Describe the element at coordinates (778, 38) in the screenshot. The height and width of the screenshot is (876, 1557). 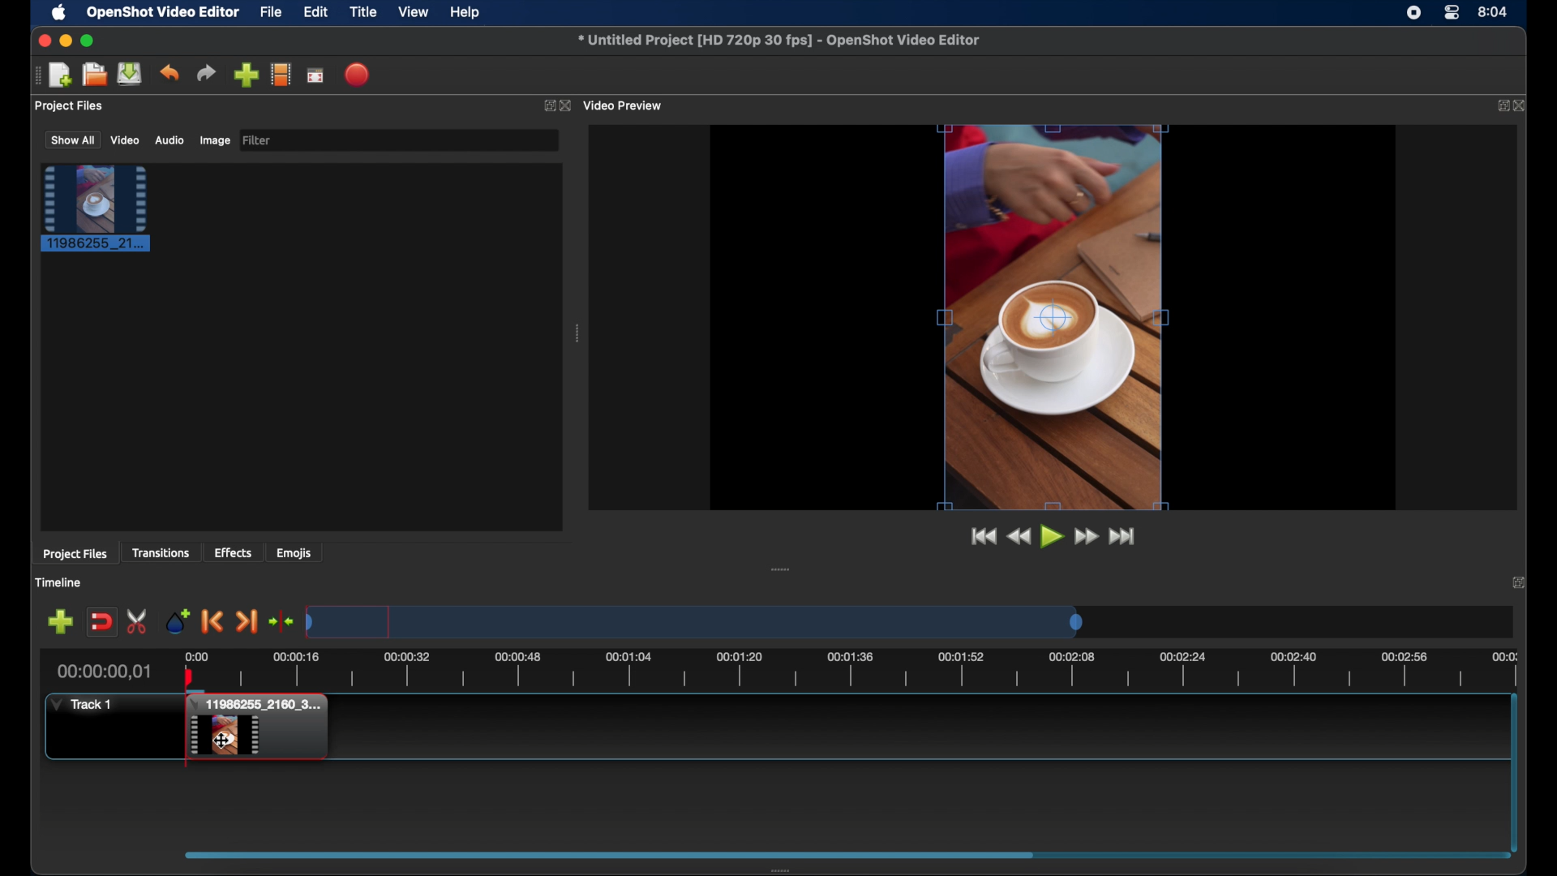
I see `file name` at that location.